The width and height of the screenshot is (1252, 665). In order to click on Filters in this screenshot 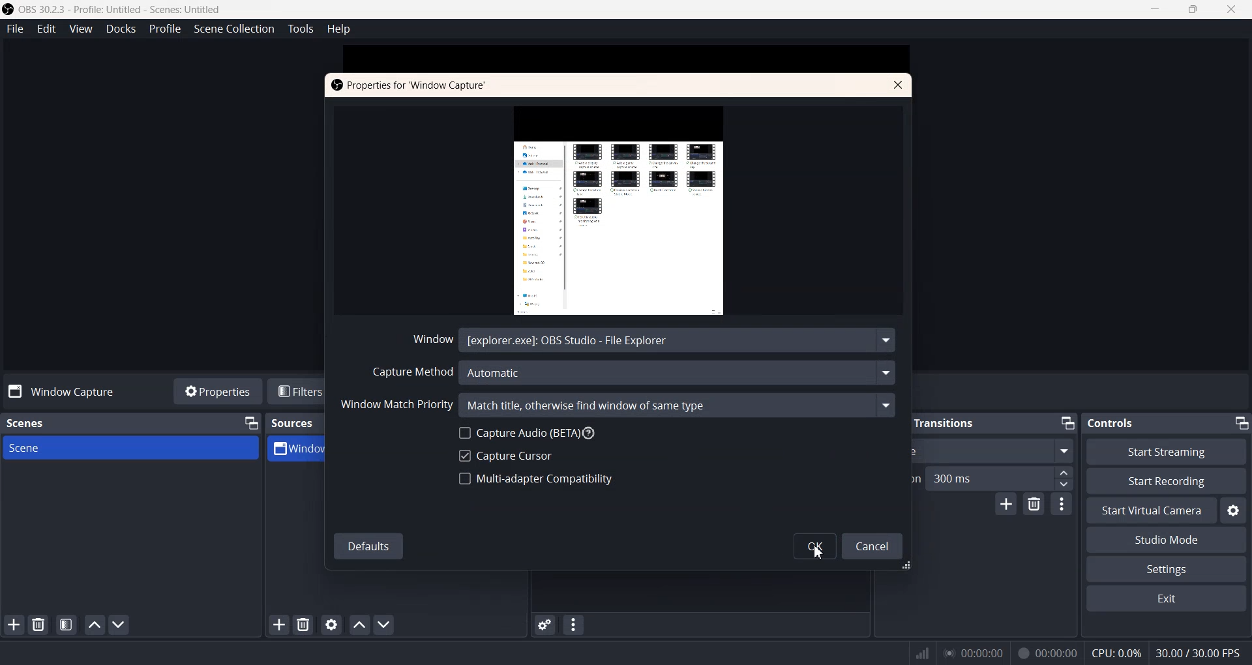, I will do `click(298, 391)`.